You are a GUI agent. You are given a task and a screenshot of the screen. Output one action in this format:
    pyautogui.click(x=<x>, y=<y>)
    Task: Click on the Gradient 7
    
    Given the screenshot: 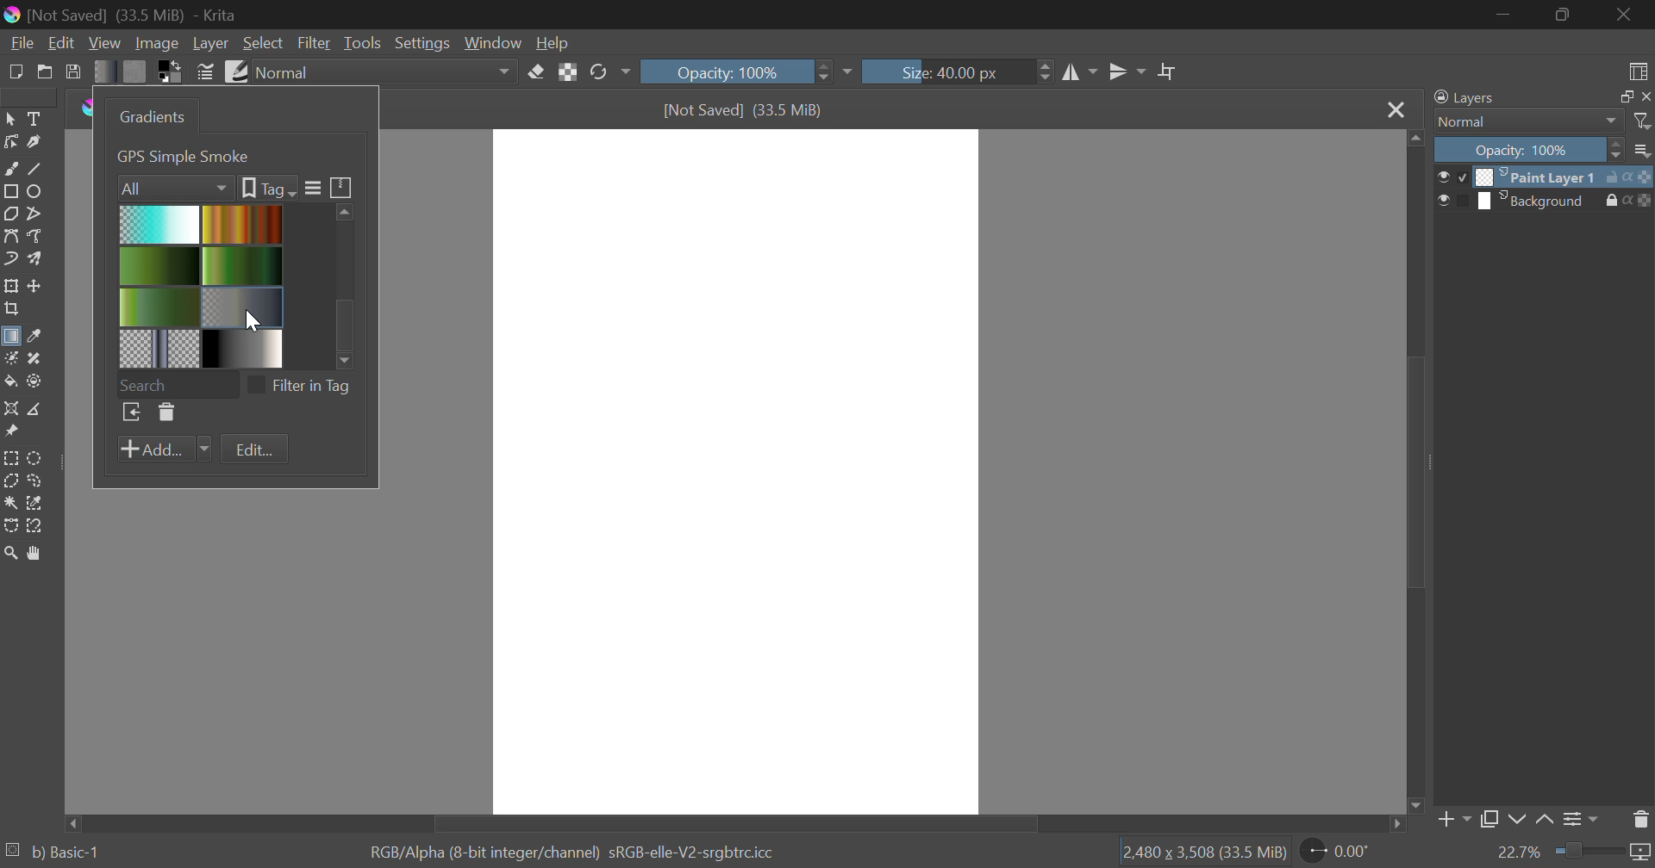 What is the action you would take?
    pyautogui.click(x=160, y=348)
    